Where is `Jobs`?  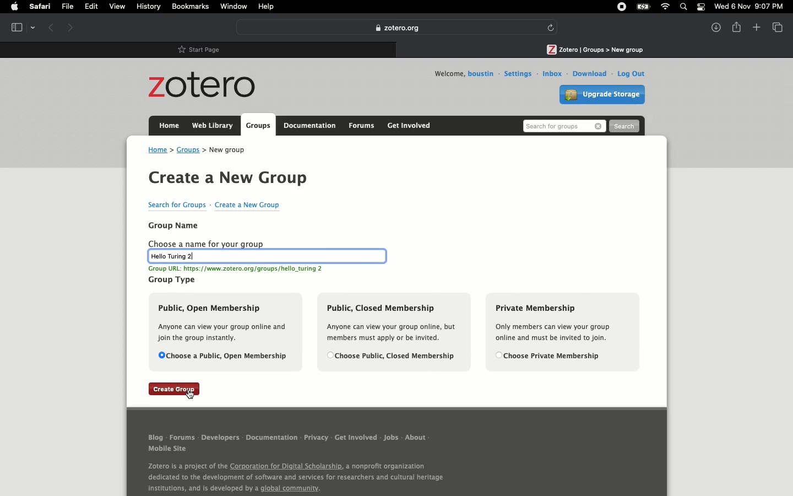
Jobs is located at coordinates (391, 438).